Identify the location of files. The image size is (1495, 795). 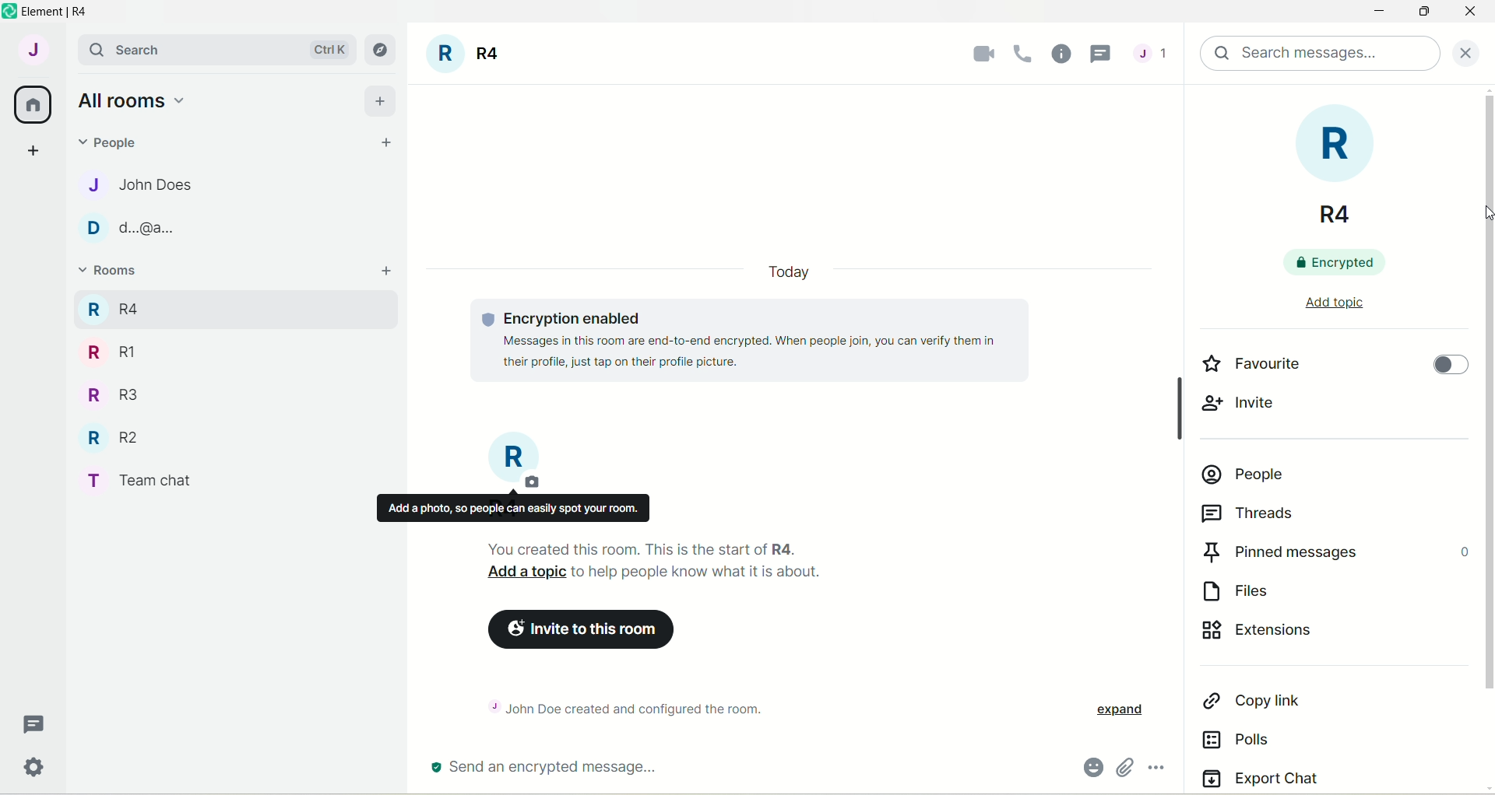
(1248, 590).